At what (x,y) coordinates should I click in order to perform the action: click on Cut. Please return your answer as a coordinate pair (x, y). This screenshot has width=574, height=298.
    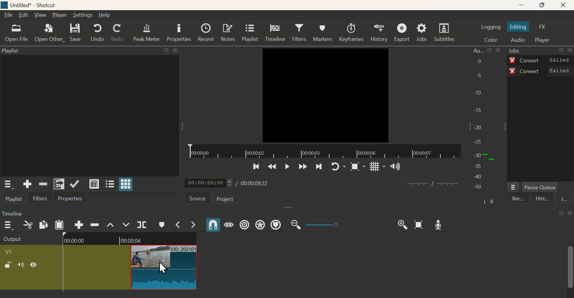
    Looking at the image, I should click on (27, 227).